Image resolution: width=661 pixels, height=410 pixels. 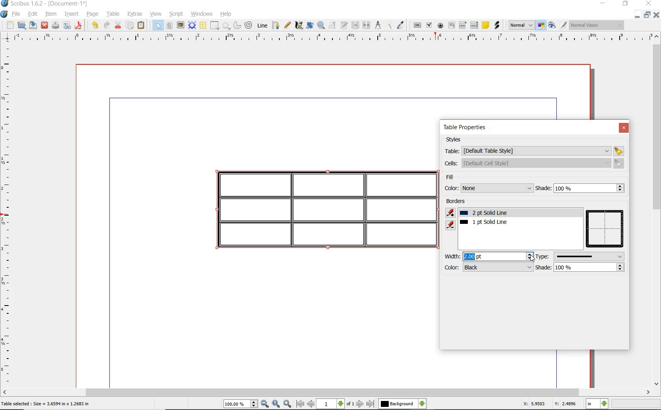 I want to click on go to last page, so click(x=371, y=403).